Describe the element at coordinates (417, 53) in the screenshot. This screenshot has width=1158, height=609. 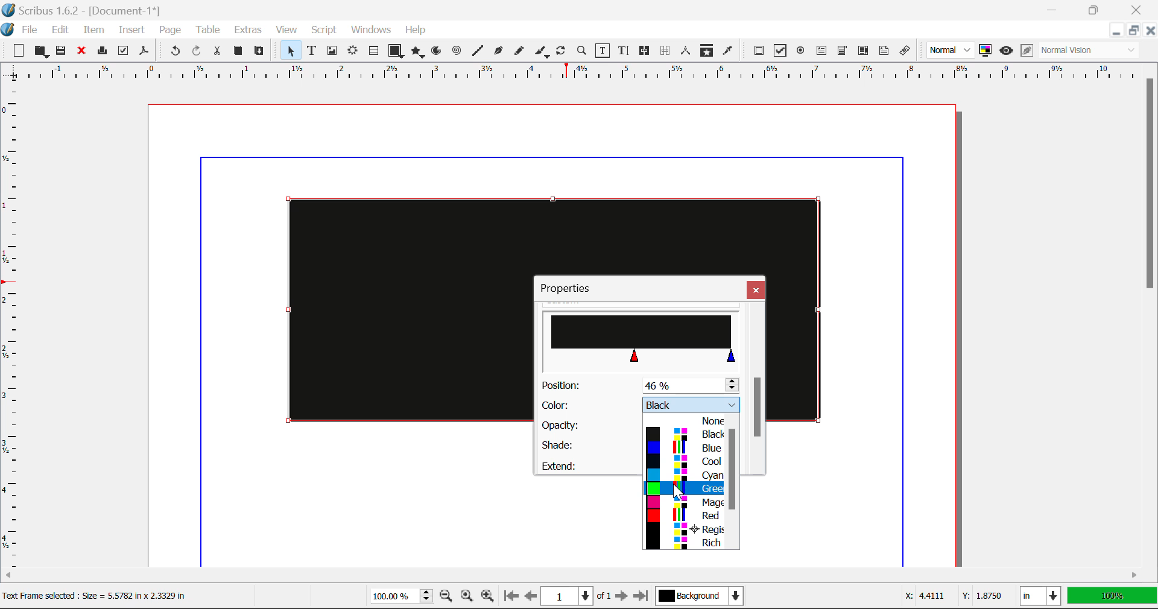
I see `Polygons` at that location.